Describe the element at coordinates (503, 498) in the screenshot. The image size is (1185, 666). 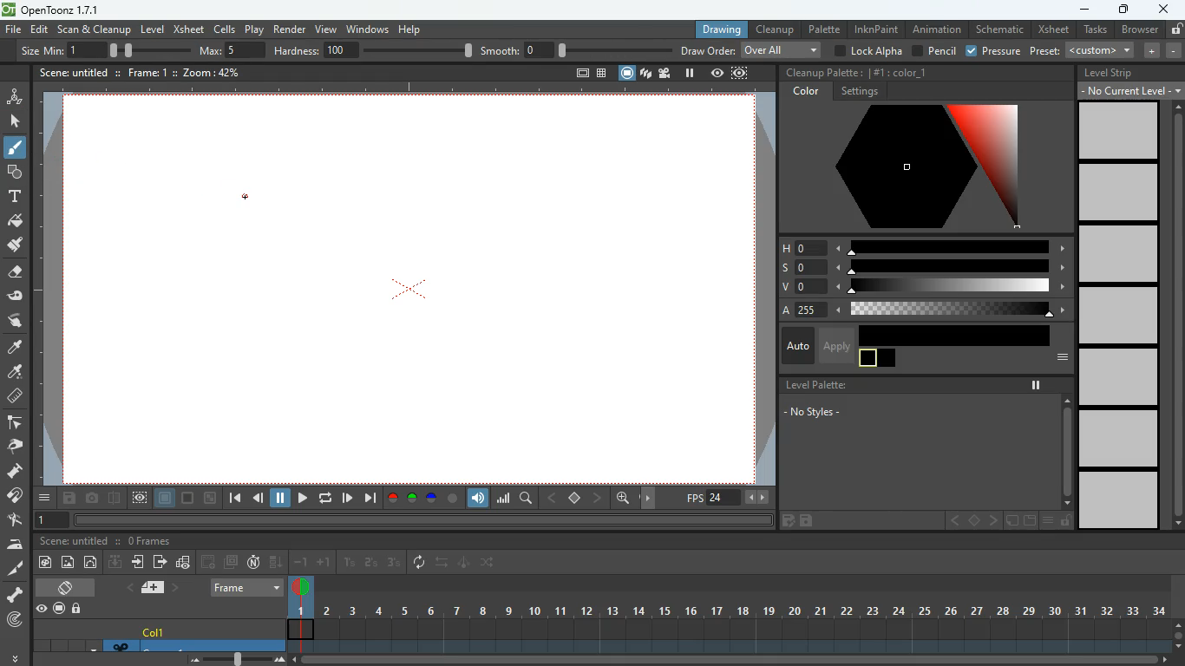
I see `graph` at that location.